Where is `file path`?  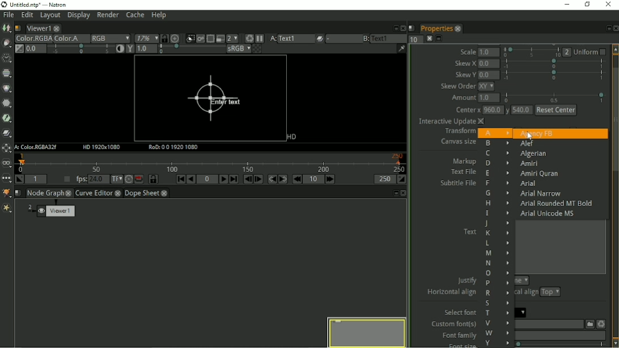 file path is located at coordinates (548, 324).